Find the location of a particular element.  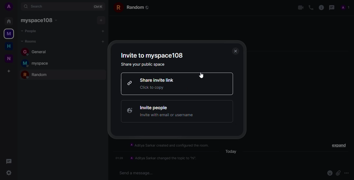

new is located at coordinates (9, 58).